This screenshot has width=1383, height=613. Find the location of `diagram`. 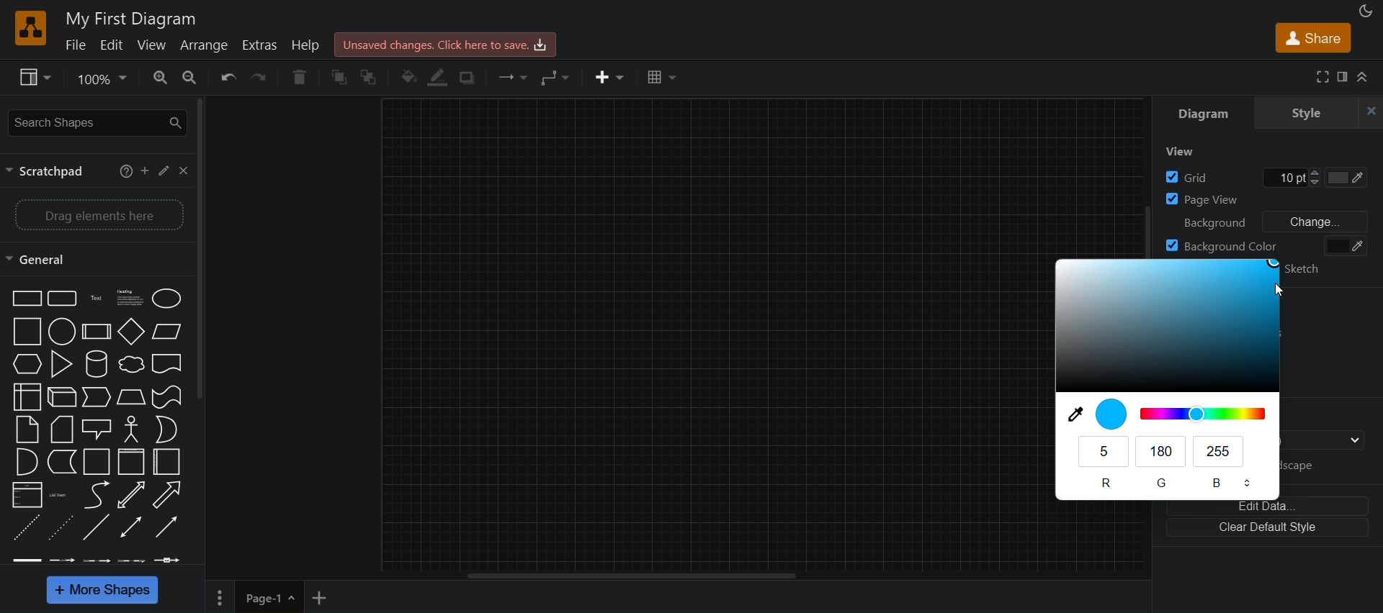

diagram is located at coordinates (1204, 110).